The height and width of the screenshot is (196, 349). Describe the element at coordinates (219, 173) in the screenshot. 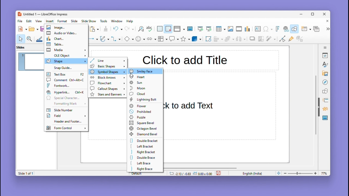

I see `save` at that location.